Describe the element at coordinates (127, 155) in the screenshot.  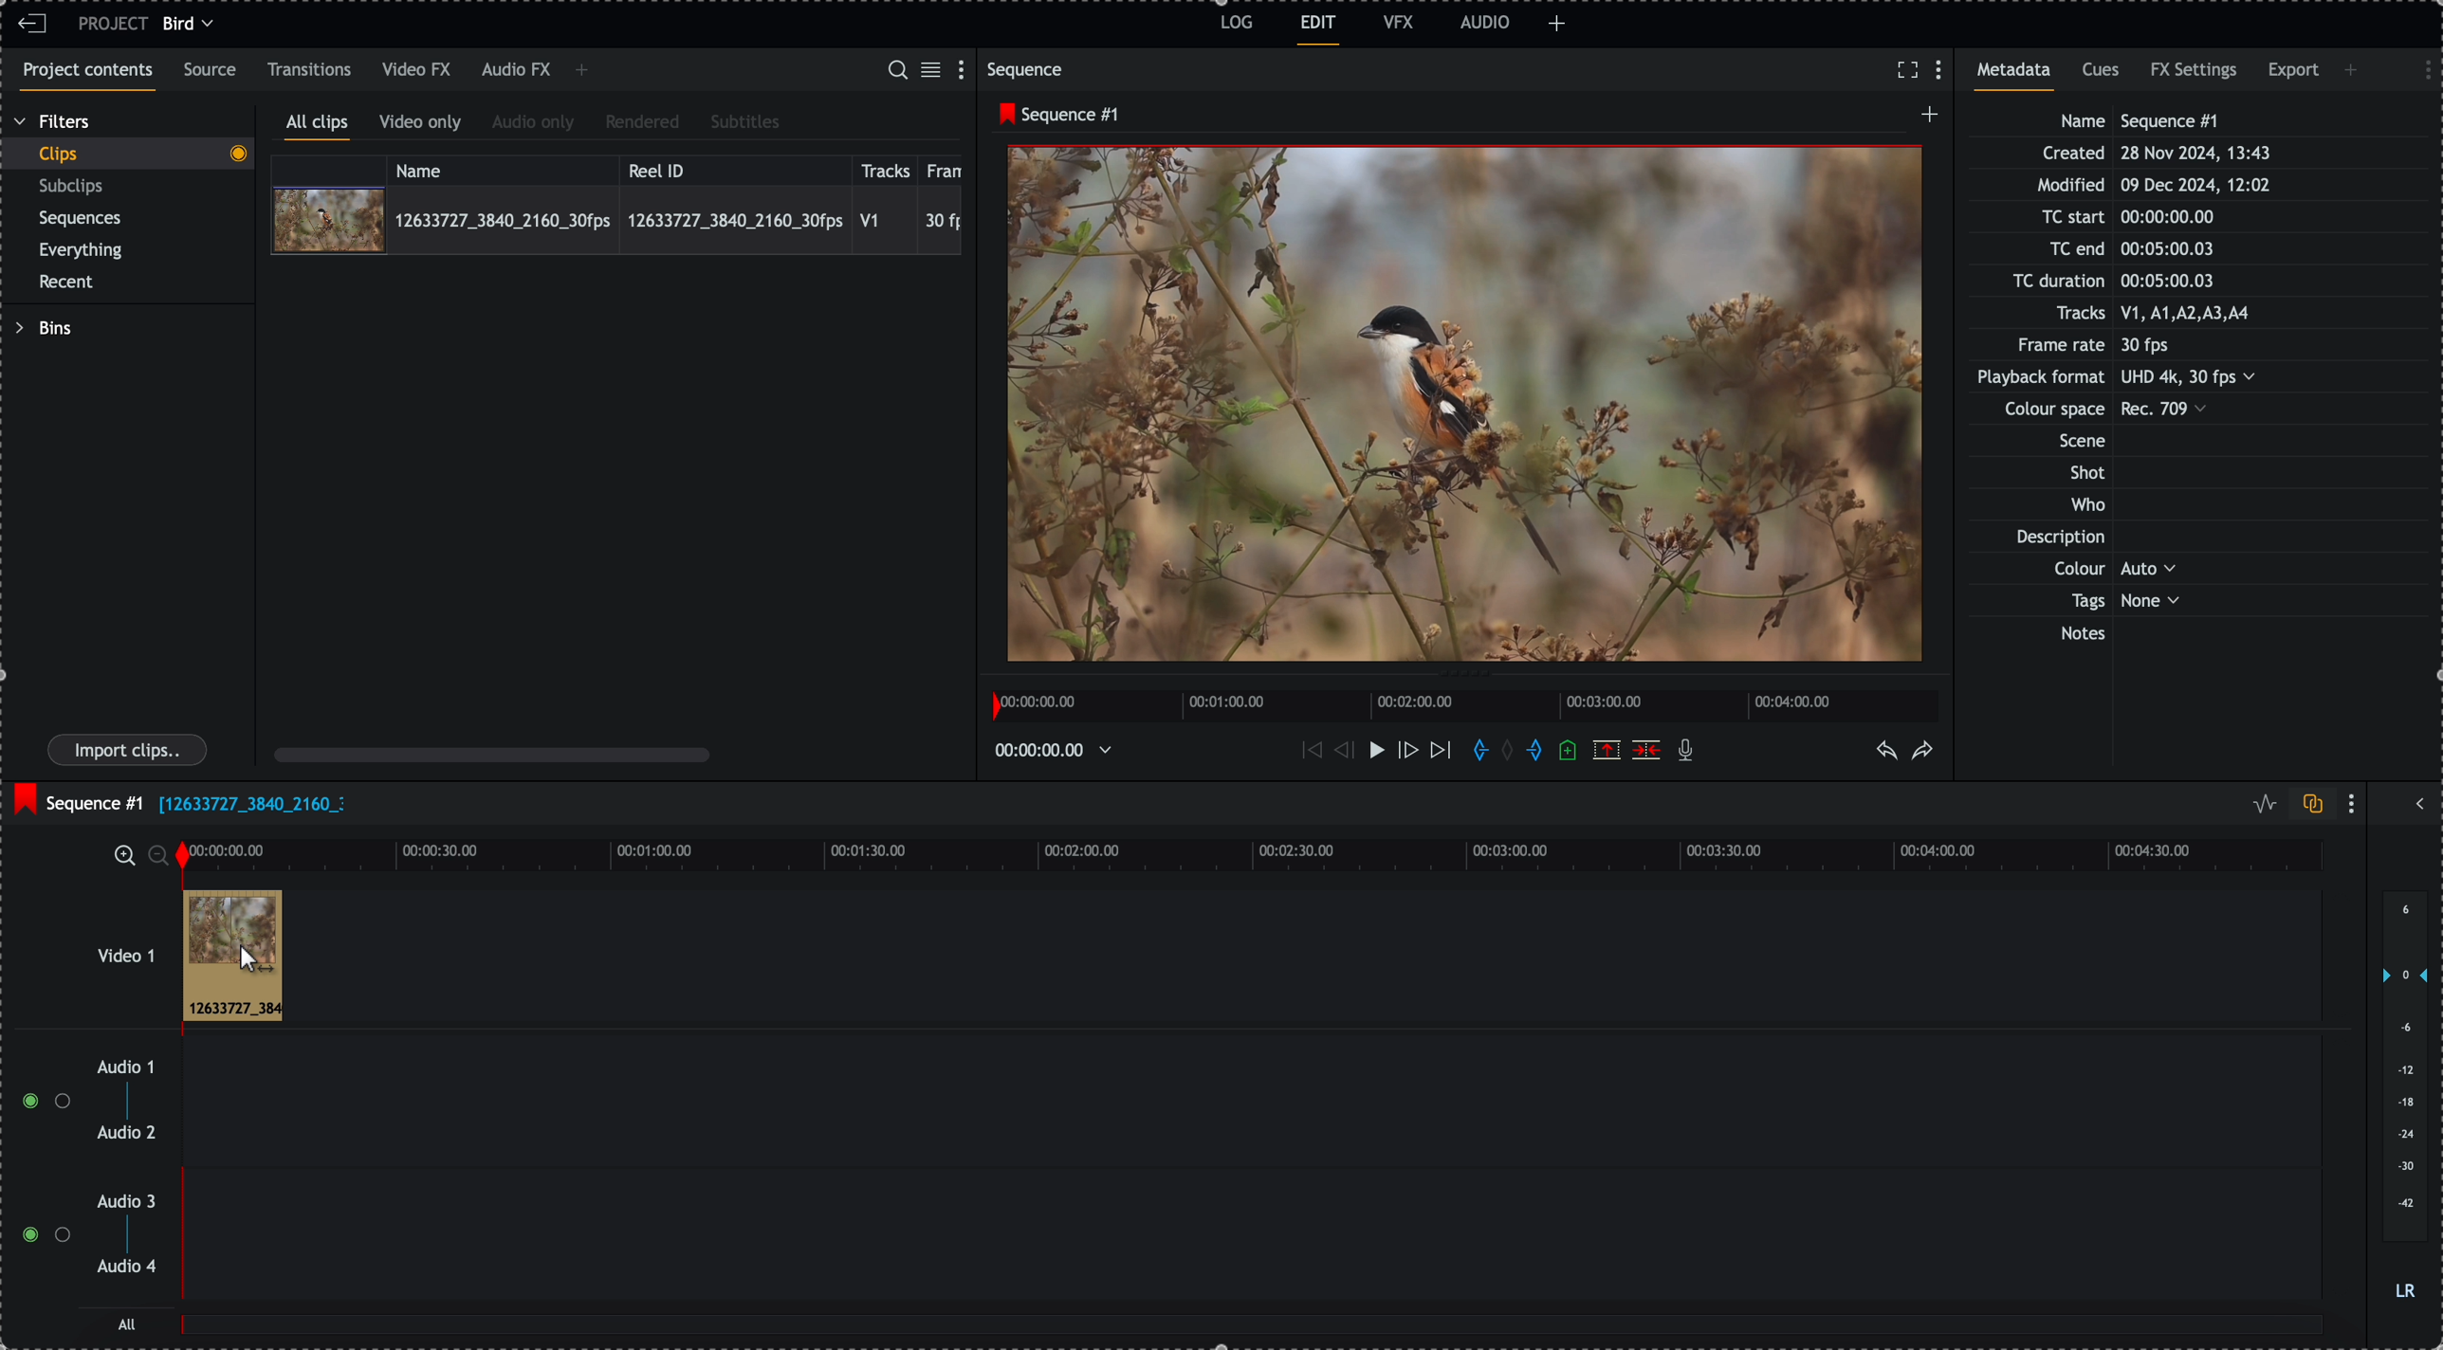
I see `clips` at that location.